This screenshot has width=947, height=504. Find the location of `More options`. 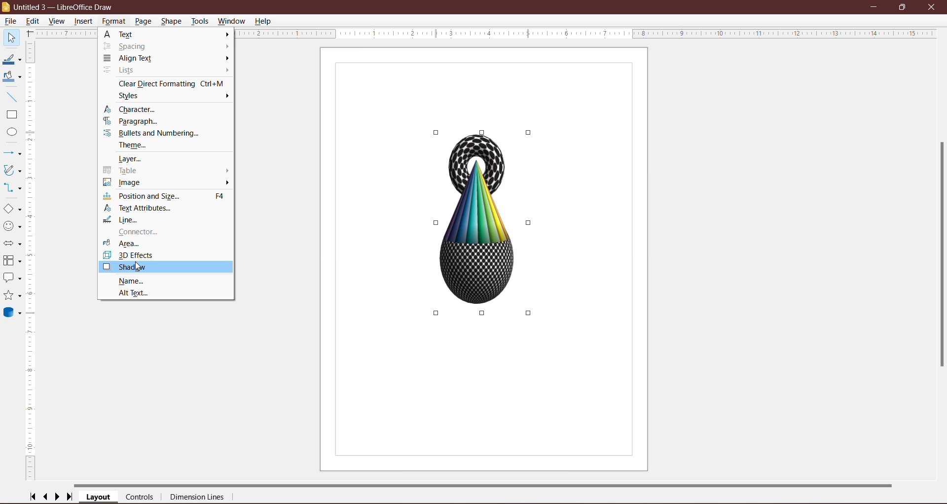

More options is located at coordinates (226, 176).